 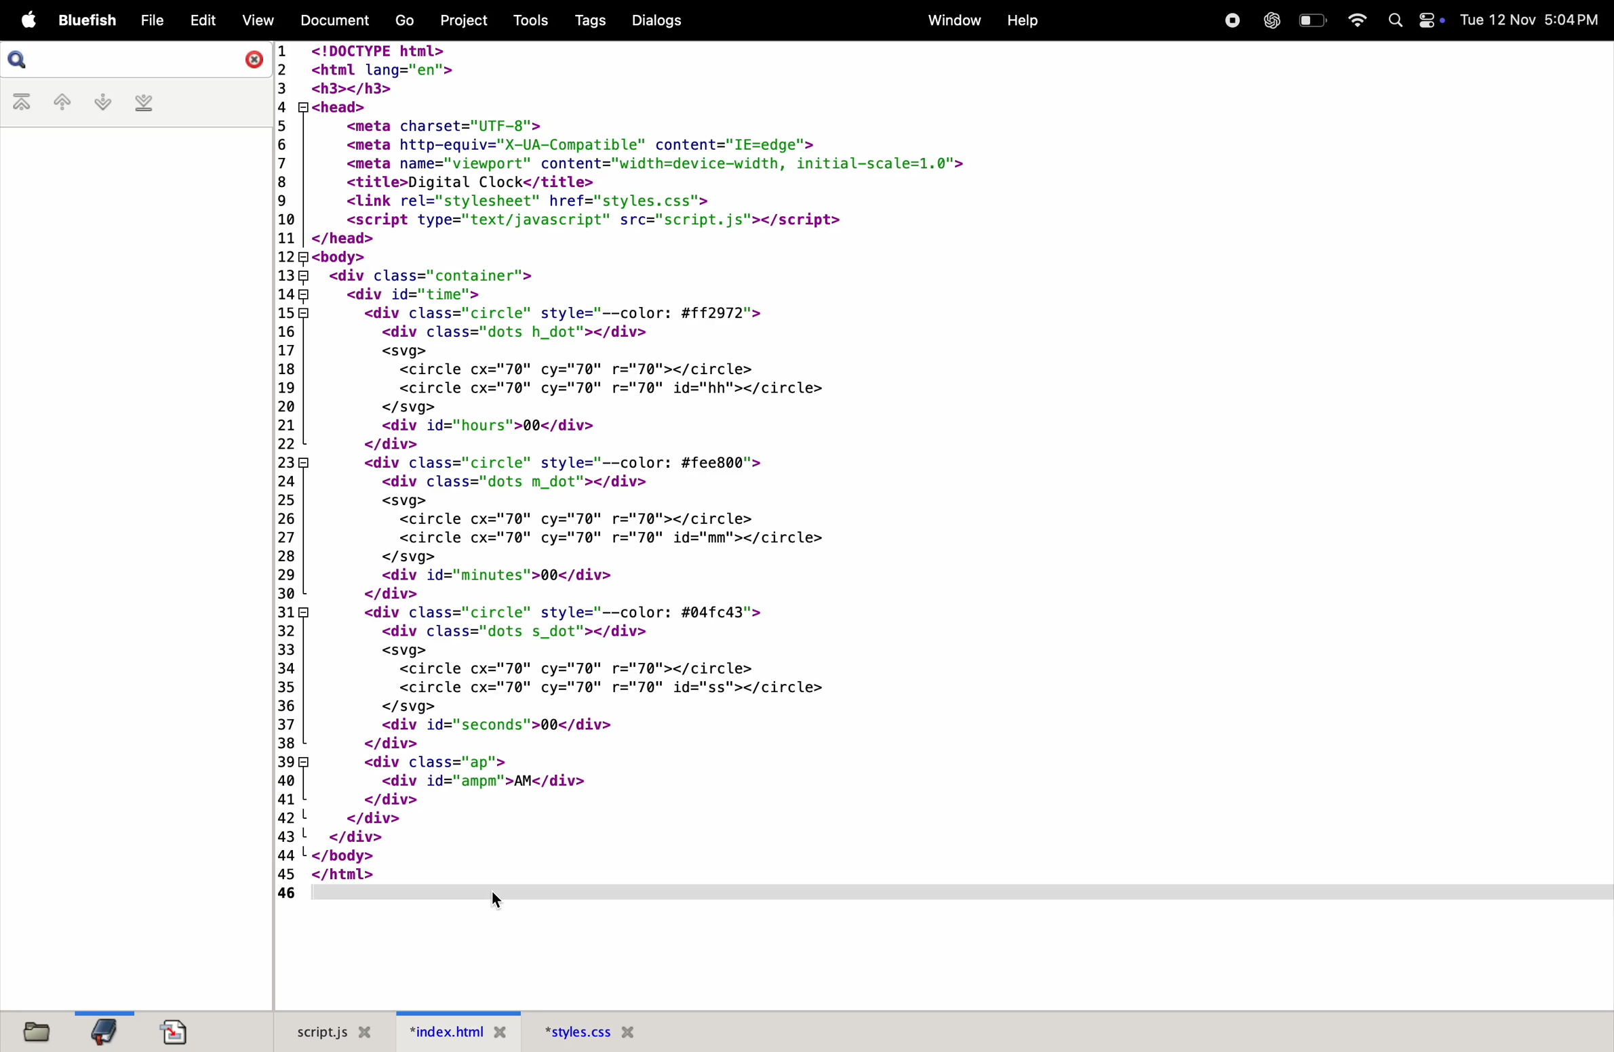 What do you see at coordinates (178, 1030) in the screenshot?
I see `document` at bounding box center [178, 1030].